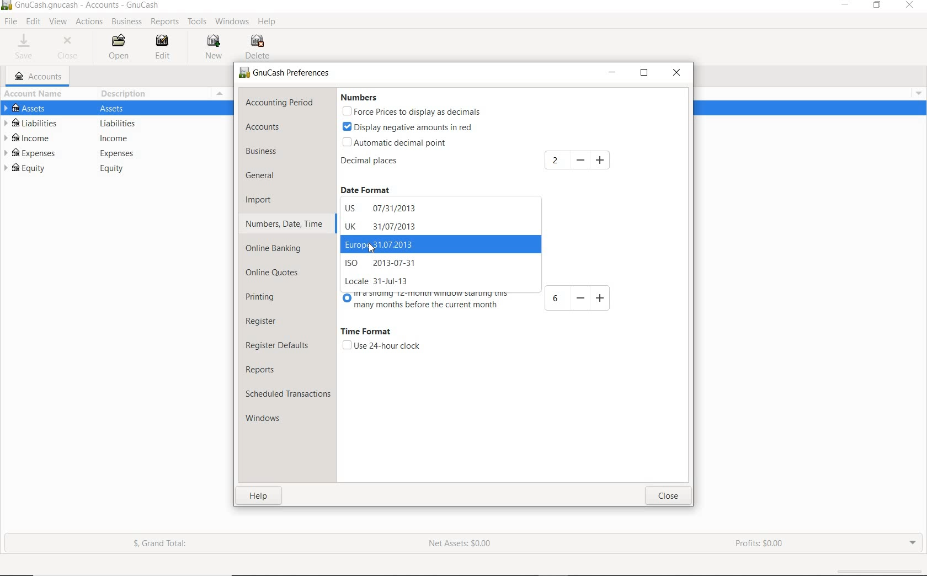  I want to click on DELETE, so click(259, 47).